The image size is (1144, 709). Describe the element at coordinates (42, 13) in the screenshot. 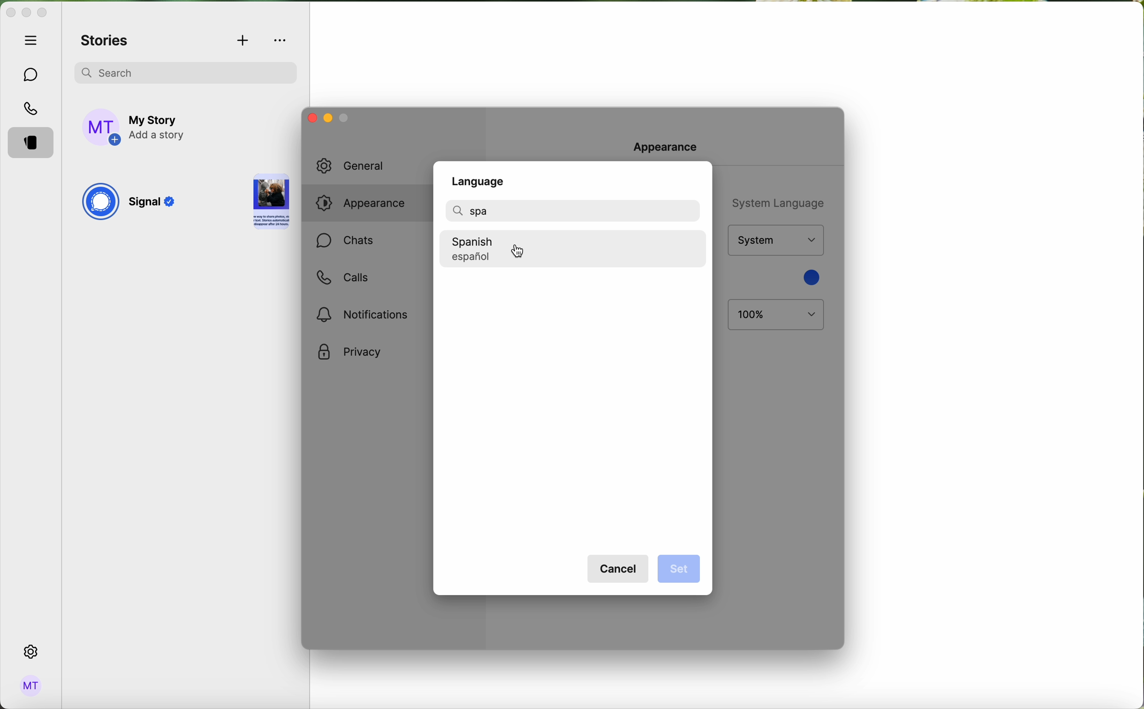

I see `maximize` at that location.